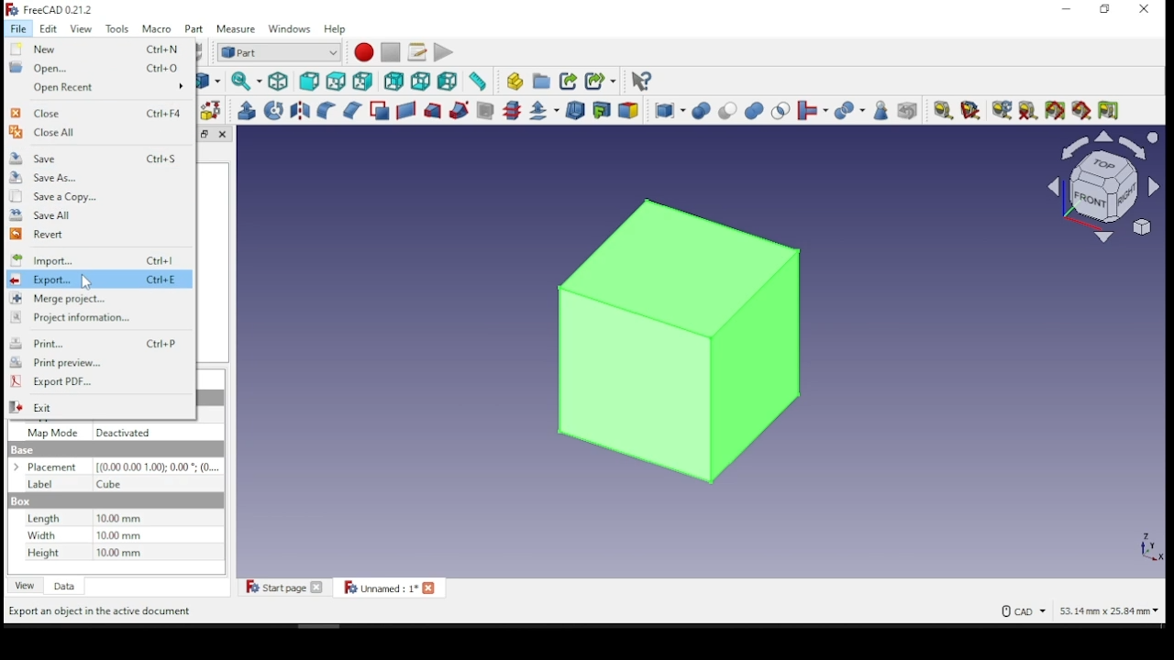  What do you see at coordinates (43, 535) in the screenshot?
I see `Width` at bounding box center [43, 535].